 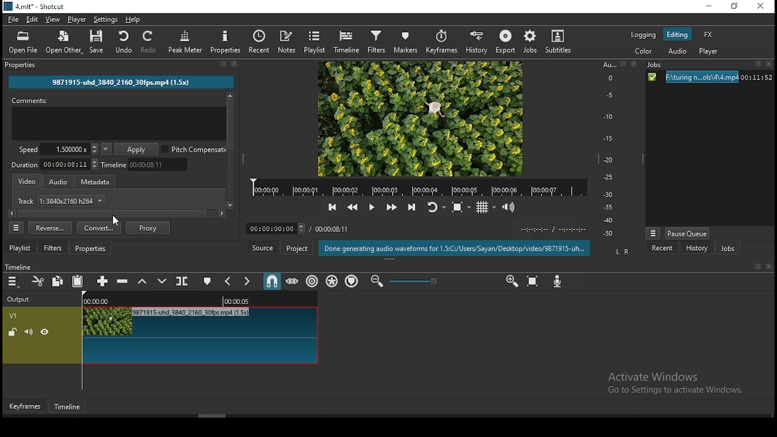 What do you see at coordinates (560, 282) in the screenshot?
I see `record audio` at bounding box center [560, 282].